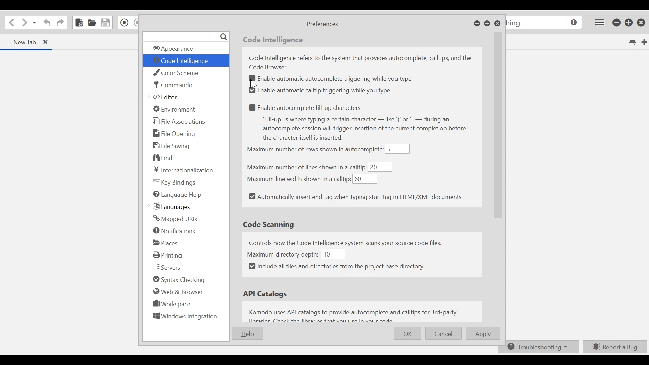  Describe the element at coordinates (365, 179) in the screenshot. I see `60` at that location.